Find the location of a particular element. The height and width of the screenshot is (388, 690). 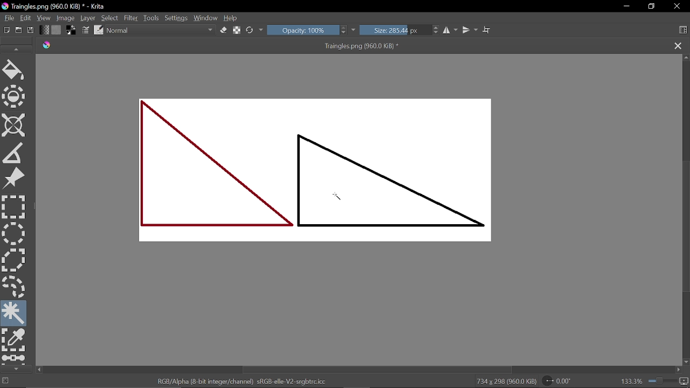

Assistant tool is located at coordinates (13, 126).